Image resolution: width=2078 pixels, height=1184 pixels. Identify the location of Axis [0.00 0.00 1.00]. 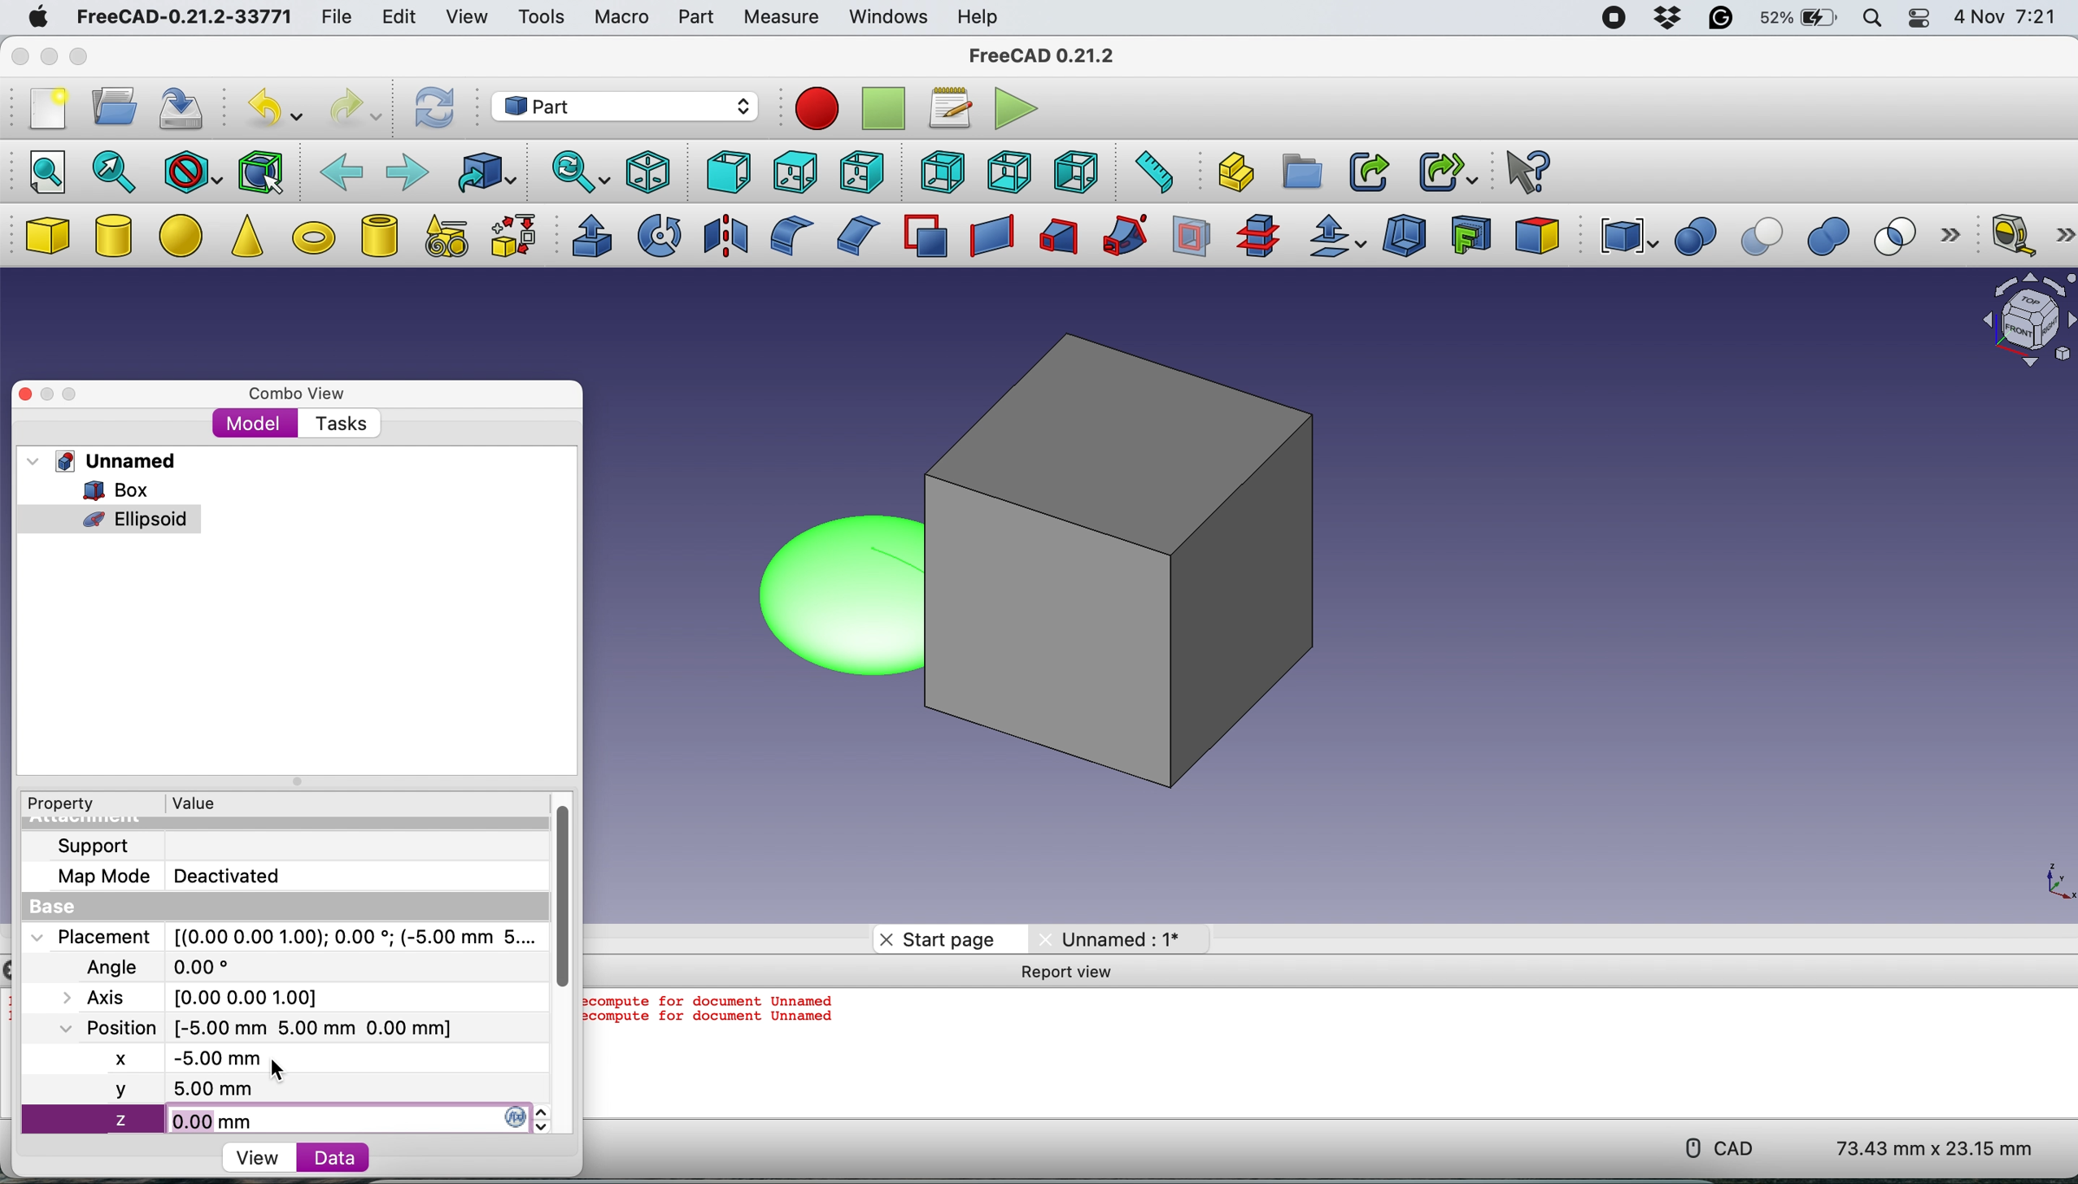
(200, 995).